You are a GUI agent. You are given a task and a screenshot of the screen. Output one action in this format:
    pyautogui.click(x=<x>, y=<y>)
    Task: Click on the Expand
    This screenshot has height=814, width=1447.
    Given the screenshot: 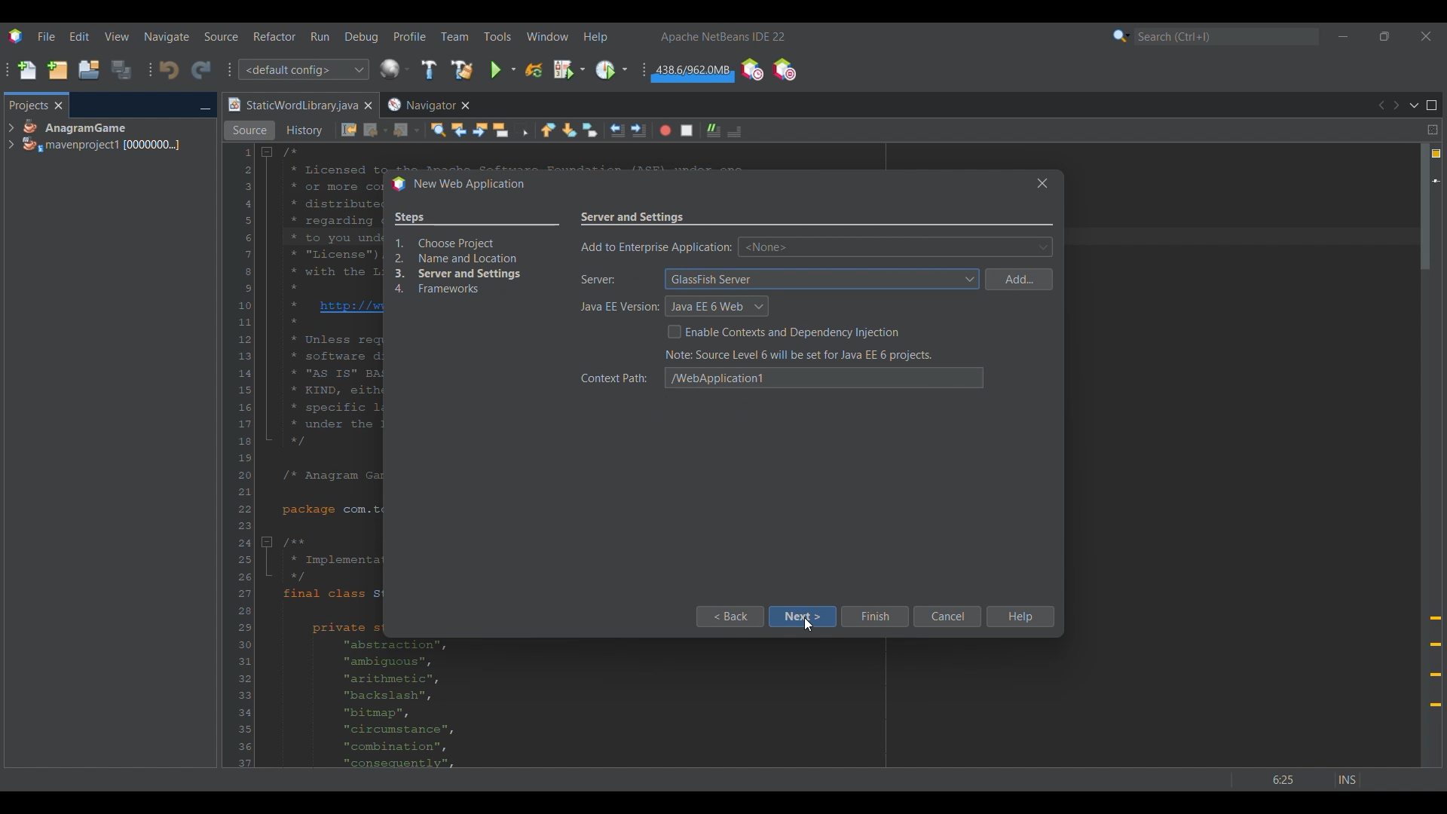 What is the action you would take?
    pyautogui.click(x=11, y=136)
    